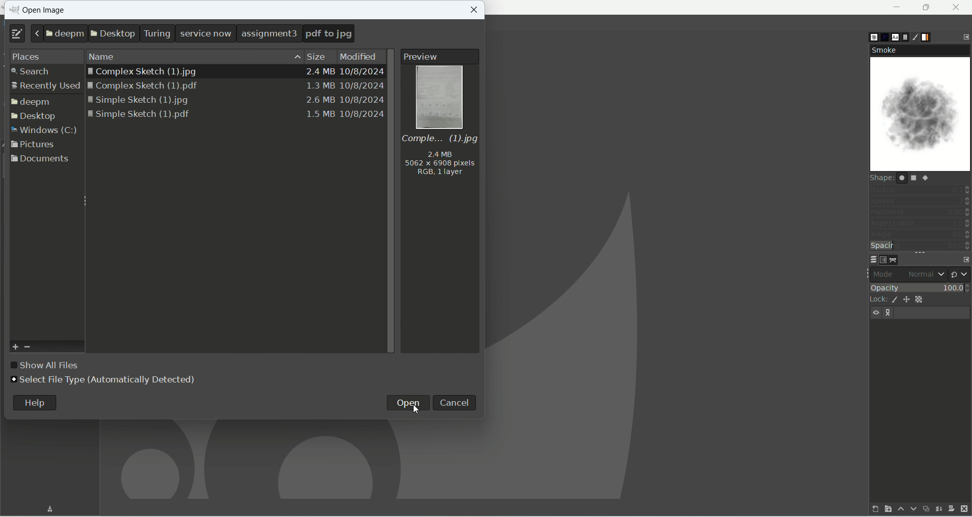  Describe the element at coordinates (329, 34) in the screenshot. I see `pdf to png` at that location.